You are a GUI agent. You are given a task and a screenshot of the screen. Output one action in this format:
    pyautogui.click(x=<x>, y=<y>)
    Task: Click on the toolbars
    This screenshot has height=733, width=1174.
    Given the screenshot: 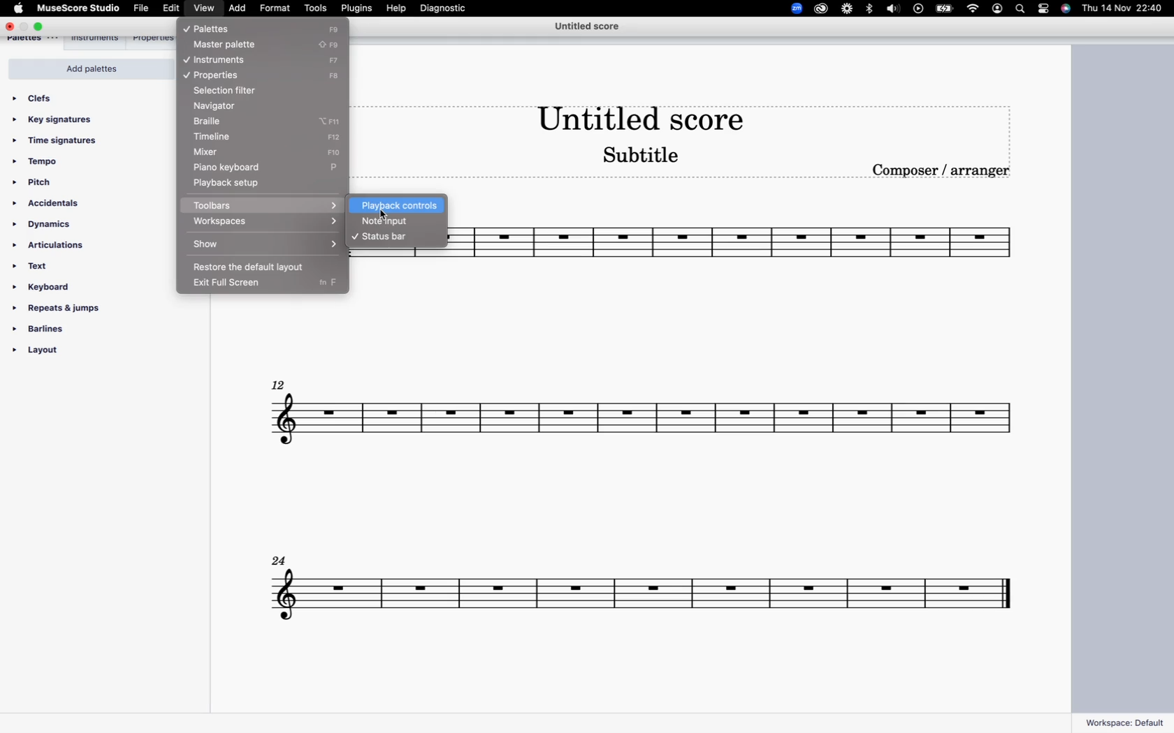 What is the action you would take?
    pyautogui.click(x=268, y=203)
    